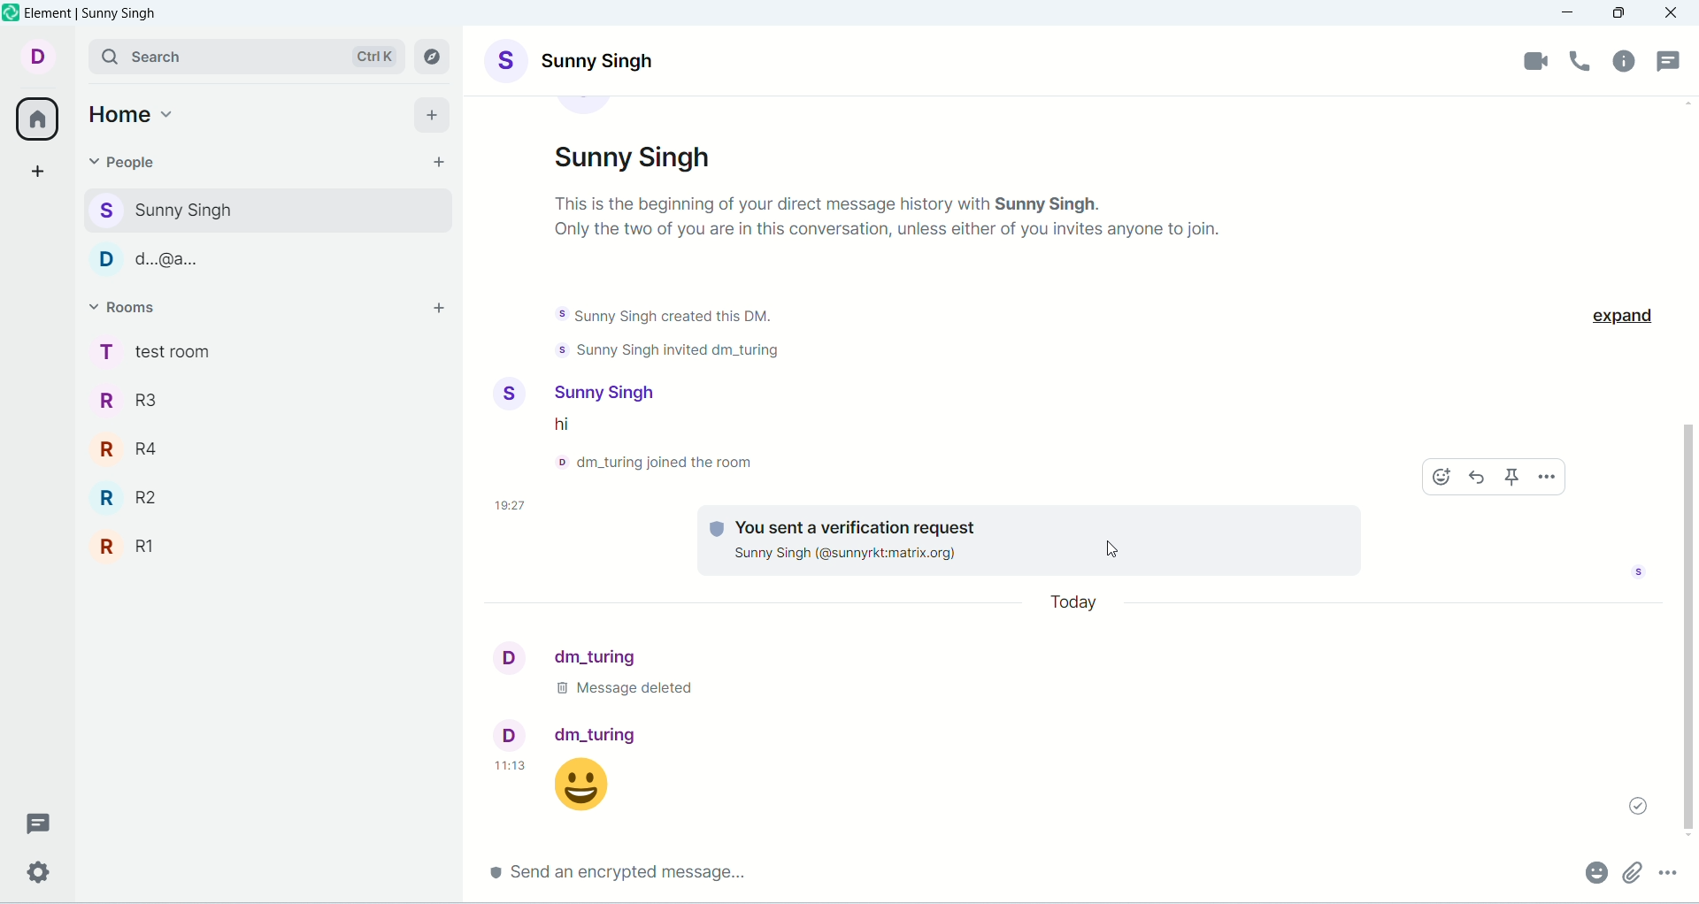 The height and width of the screenshot is (904, 1699). I want to click on maximize, so click(1620, 11).